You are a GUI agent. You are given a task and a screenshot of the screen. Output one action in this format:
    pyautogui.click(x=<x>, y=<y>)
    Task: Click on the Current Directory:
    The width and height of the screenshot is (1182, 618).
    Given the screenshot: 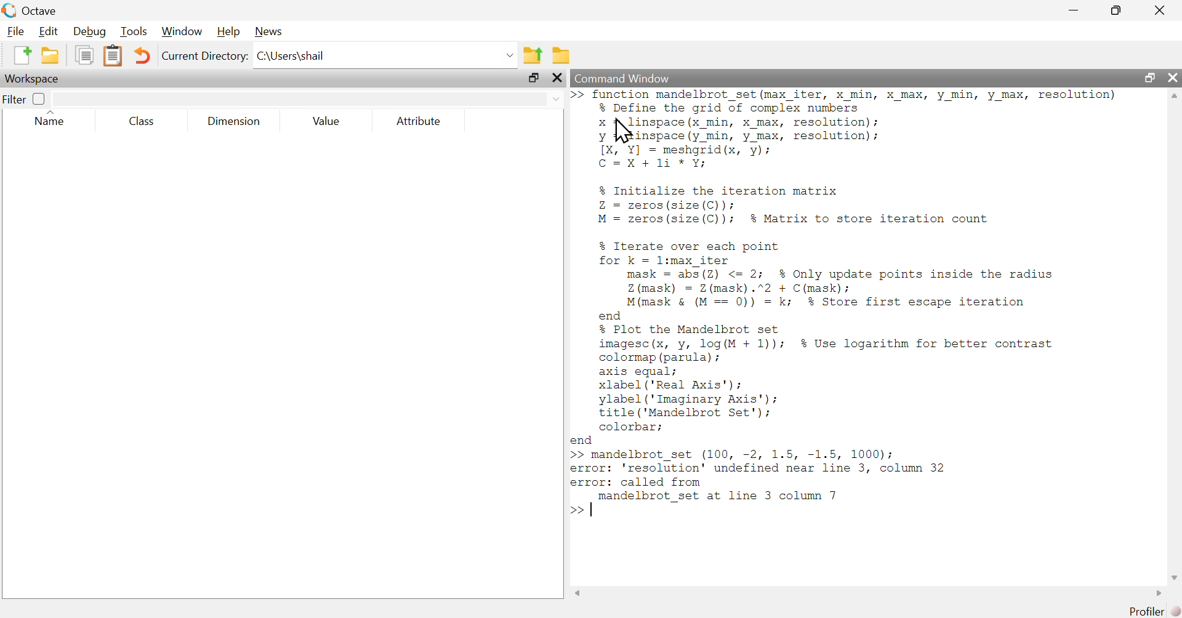 What is the action you would take?
    pyautogui.click(x=204, y=57)
    